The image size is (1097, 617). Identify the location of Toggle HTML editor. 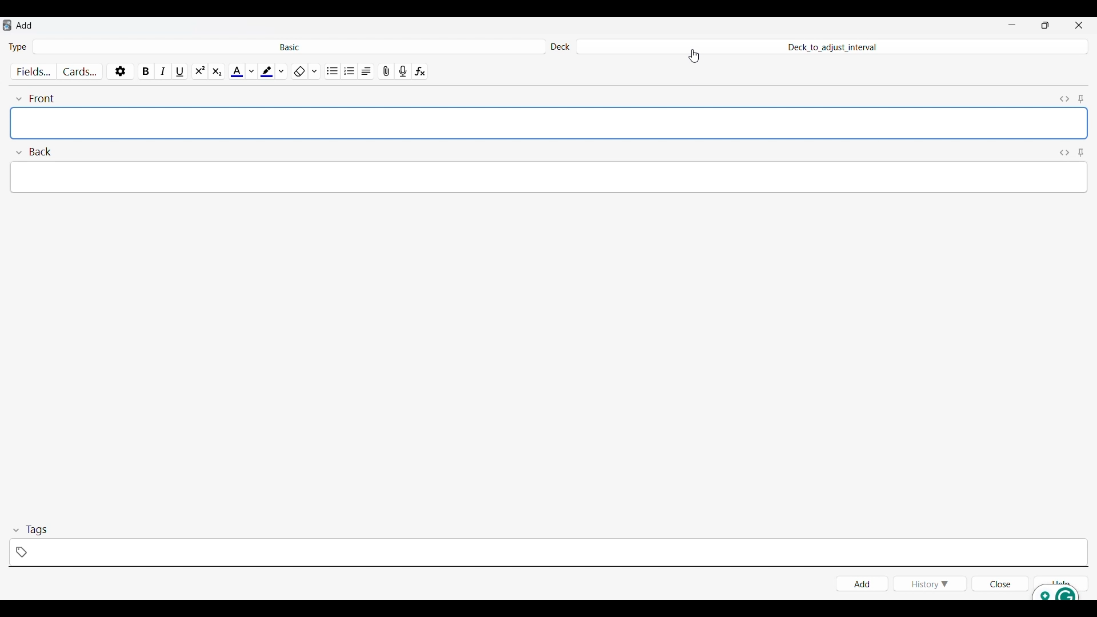
(1065, 153).